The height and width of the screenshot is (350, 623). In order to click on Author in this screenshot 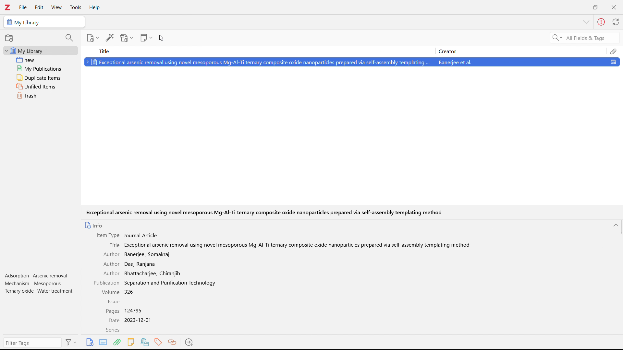, I will do `click(112, 254)`.